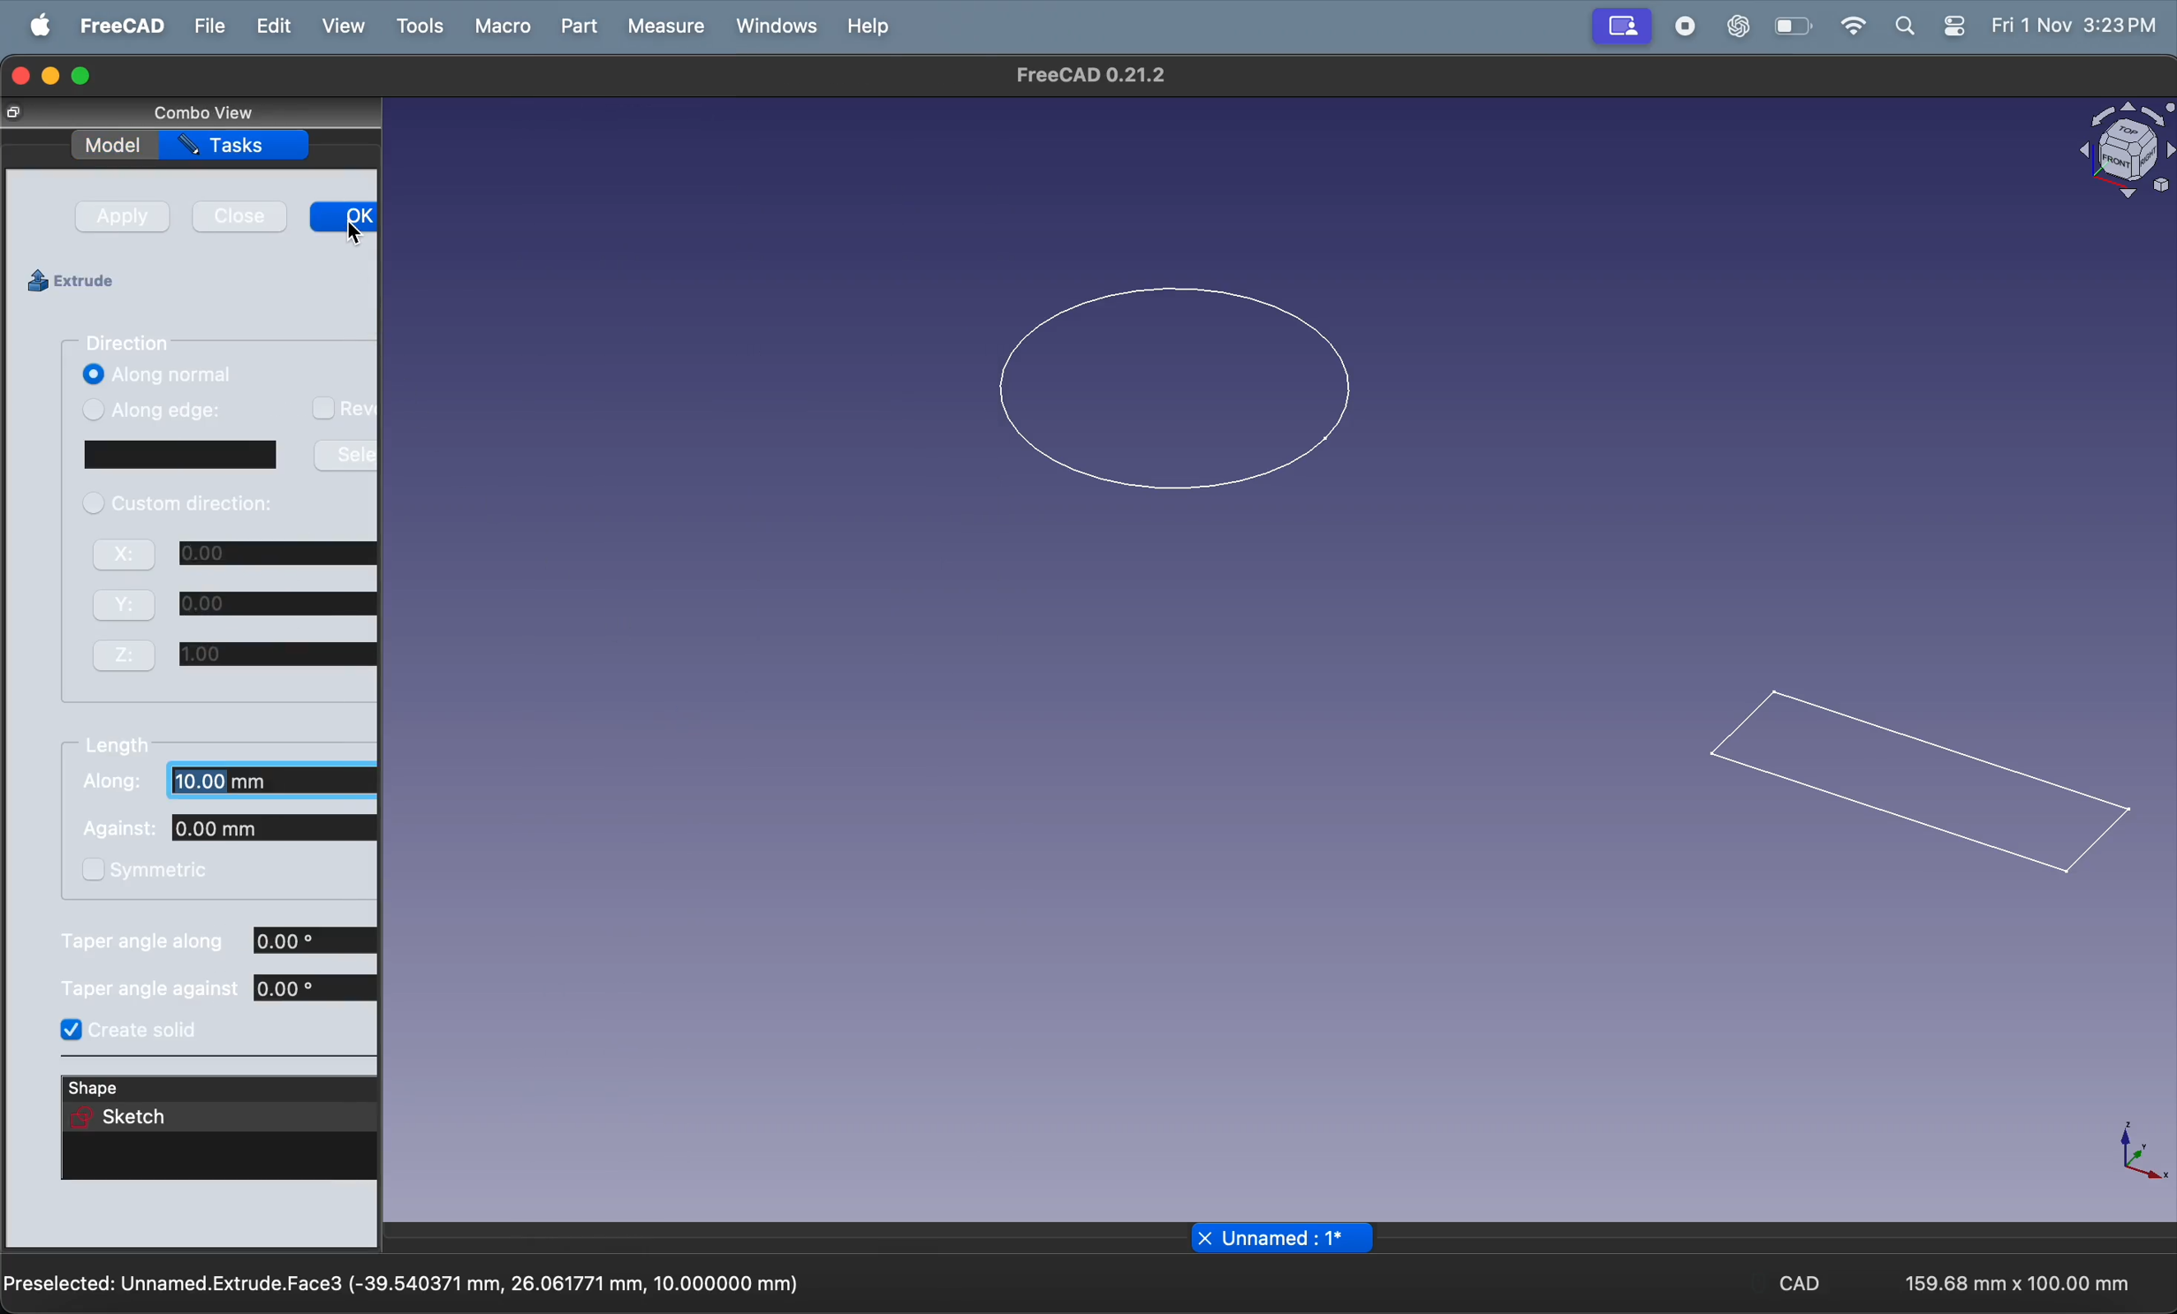  I want to click on 2D rectangle, so click(1919, 788).